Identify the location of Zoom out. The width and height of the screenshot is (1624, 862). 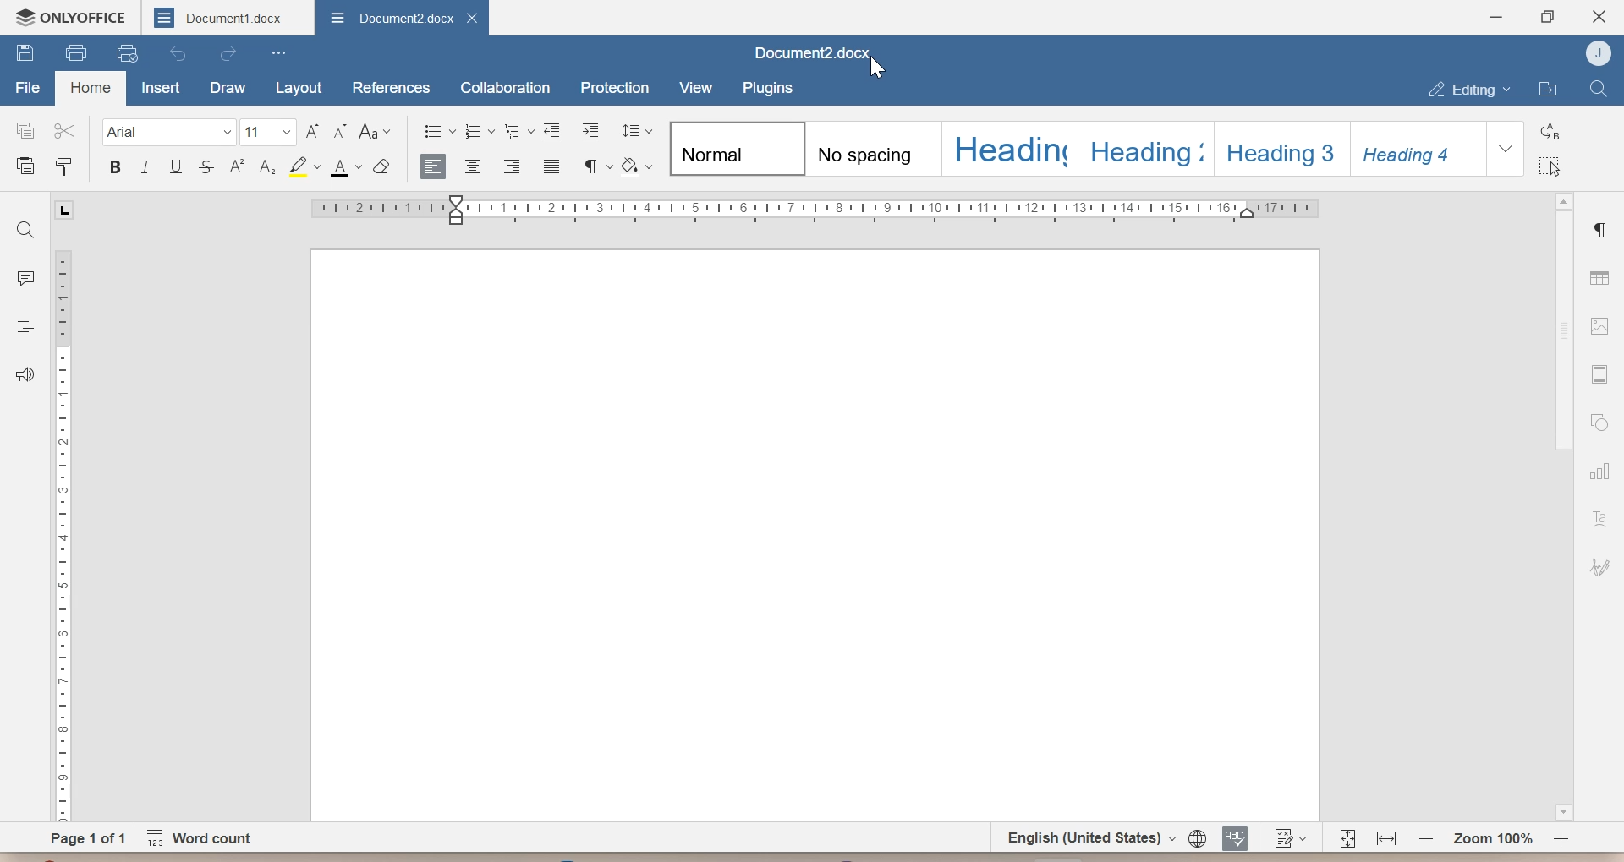
(1426, 837).